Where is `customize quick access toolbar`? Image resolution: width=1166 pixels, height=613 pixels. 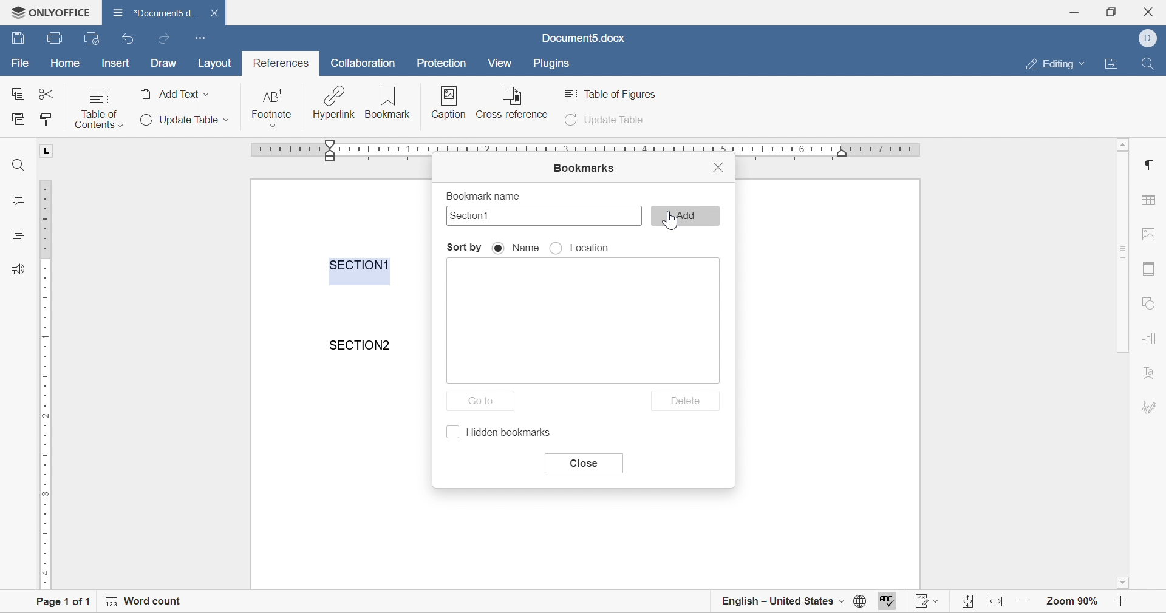 customize quick access toolbar is located at coordinates (201, 37).